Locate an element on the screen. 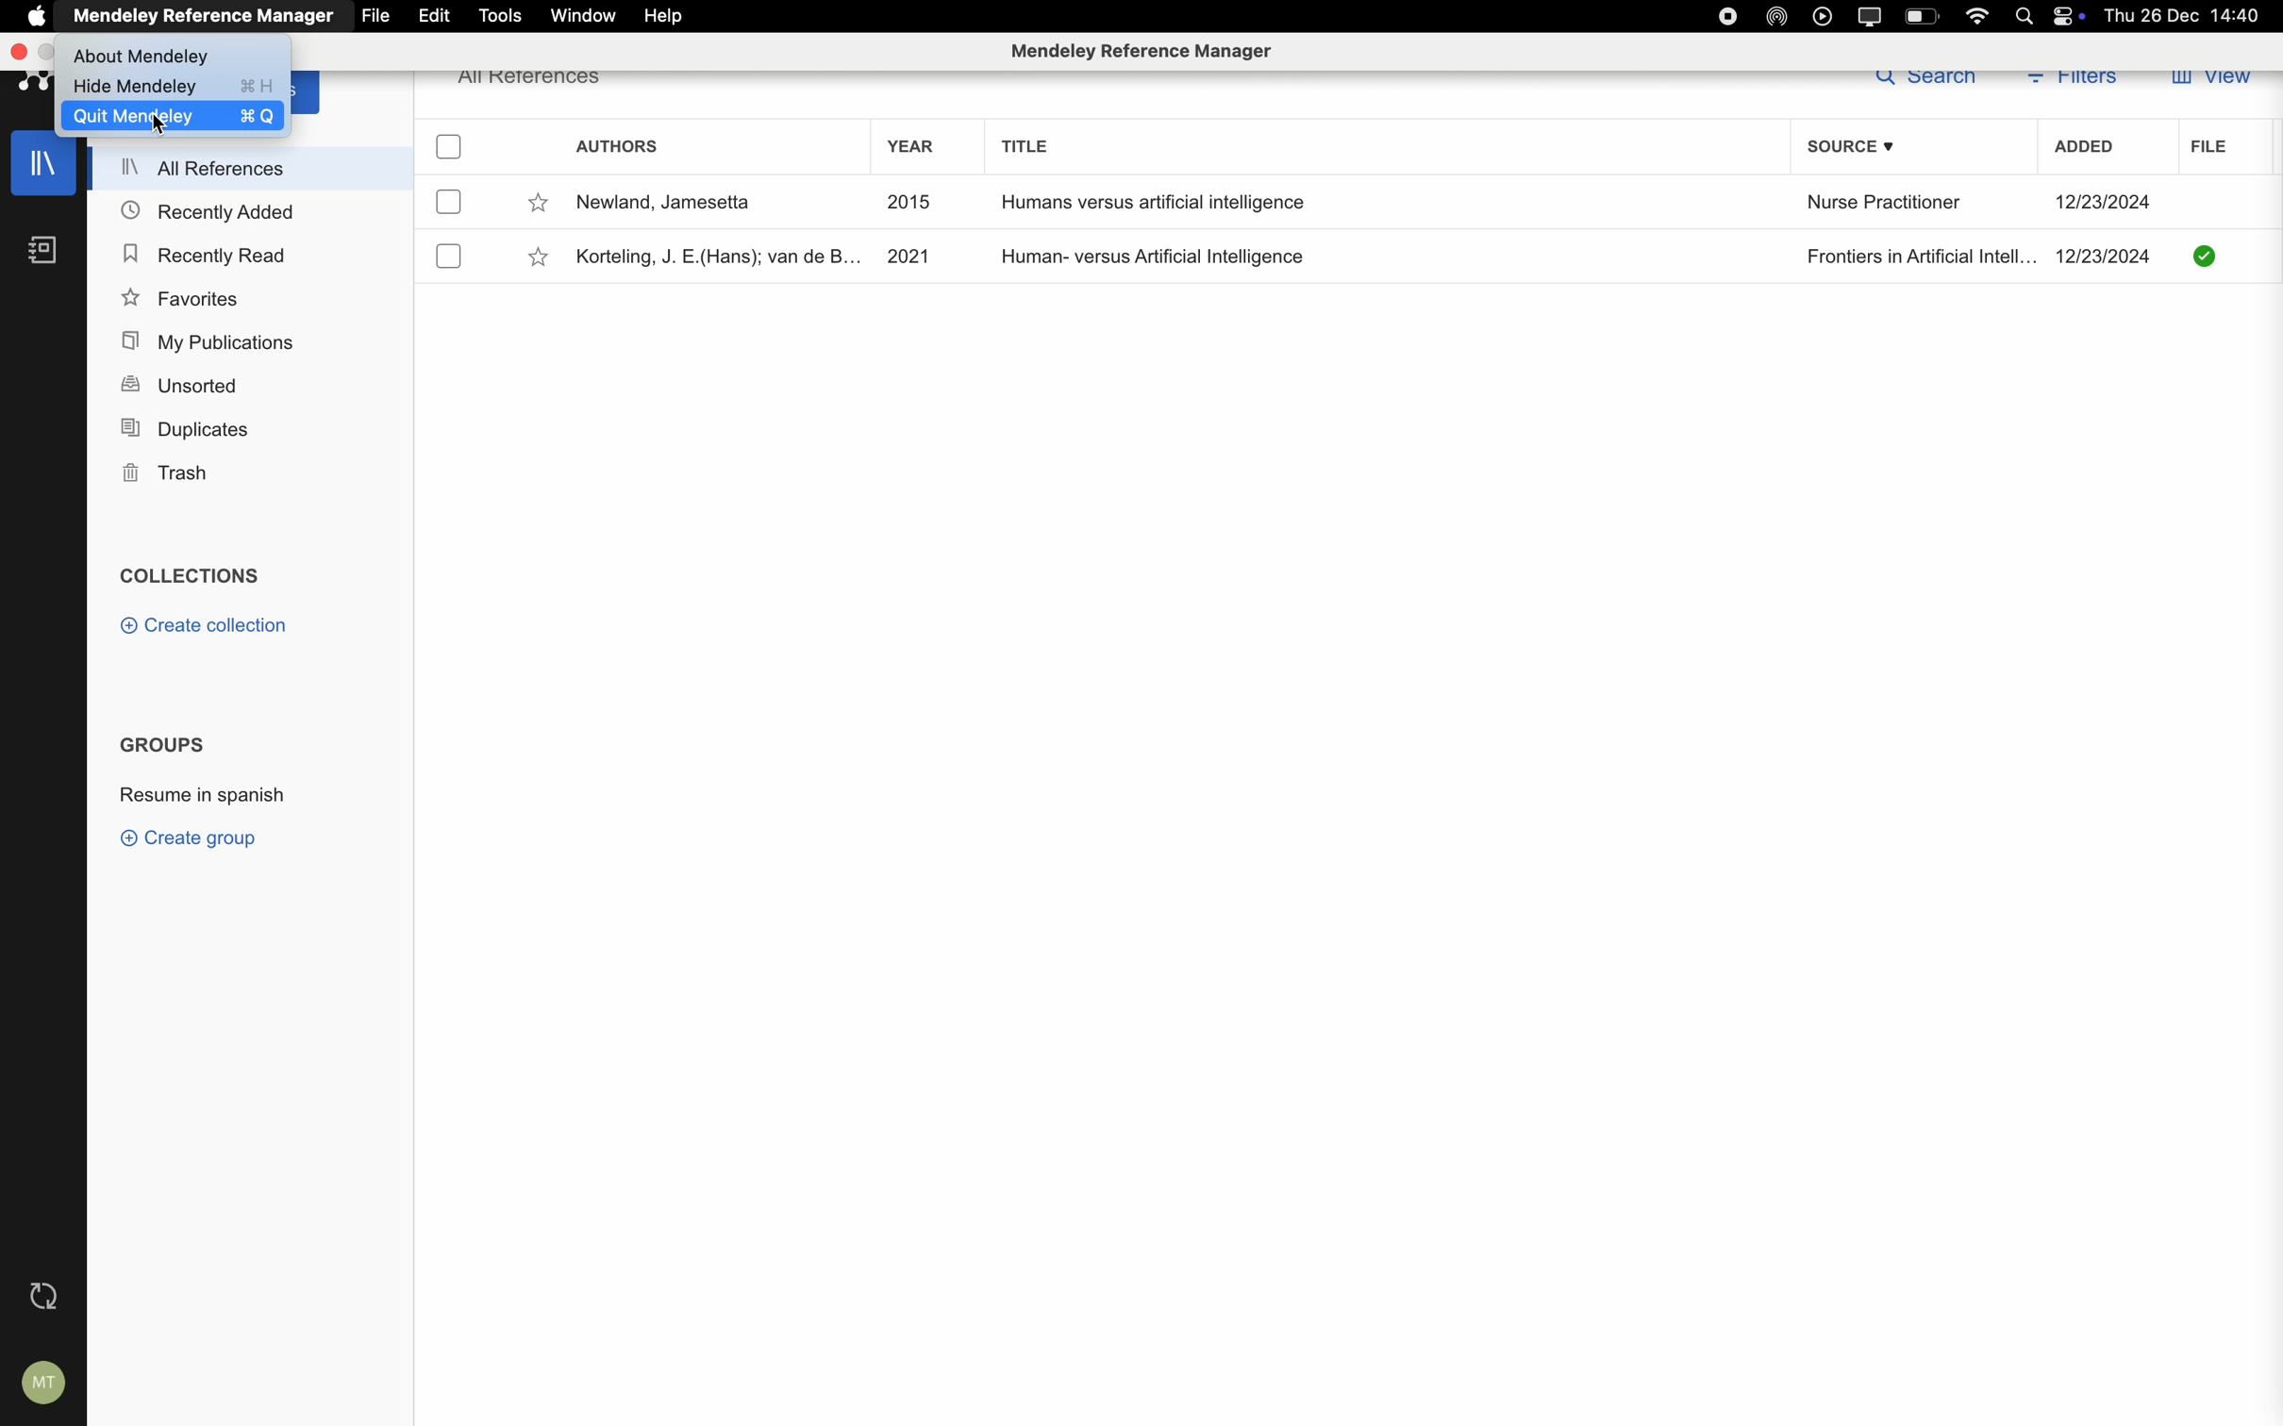 The height and width of the screenshot is (1426, 2283). hide Mendeley is located at coordinates (175, 87).